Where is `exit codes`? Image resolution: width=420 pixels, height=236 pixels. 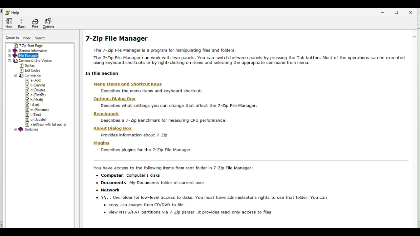 exit codes is located at coordinates (30, 71).